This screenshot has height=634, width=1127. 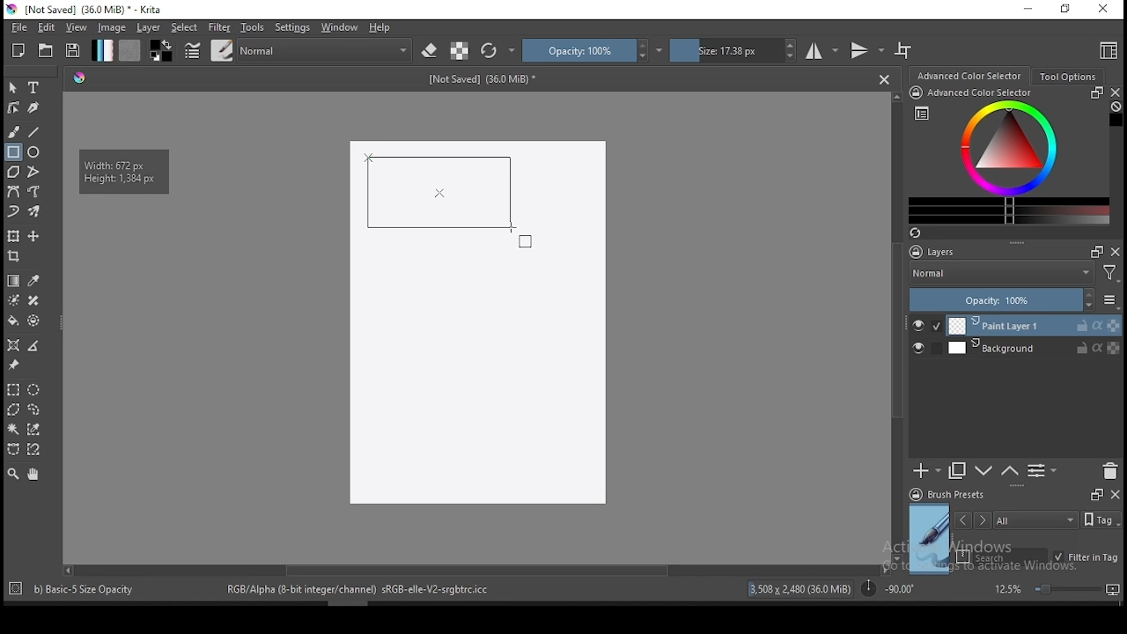 What do you see at coordinates (1110, 276) in the screenshot?
I see `Filter` at bounding box center [1110, 276].